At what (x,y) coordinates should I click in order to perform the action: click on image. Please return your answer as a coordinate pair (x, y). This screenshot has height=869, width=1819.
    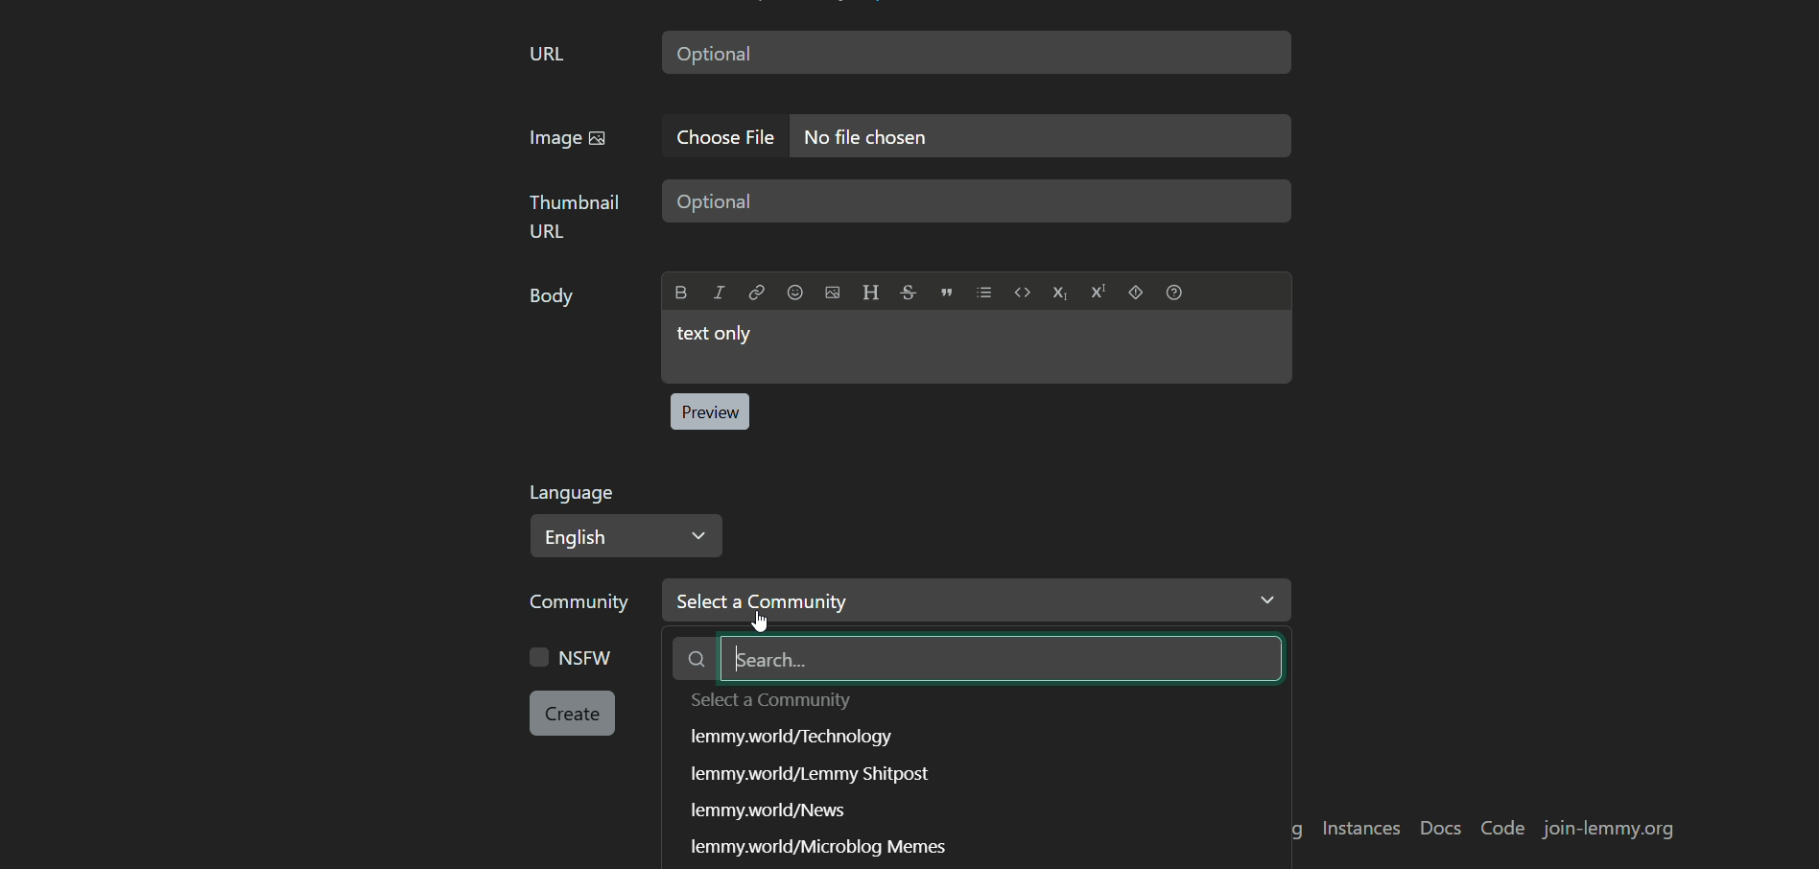
    Looking at the image, I should click on (568, 140).